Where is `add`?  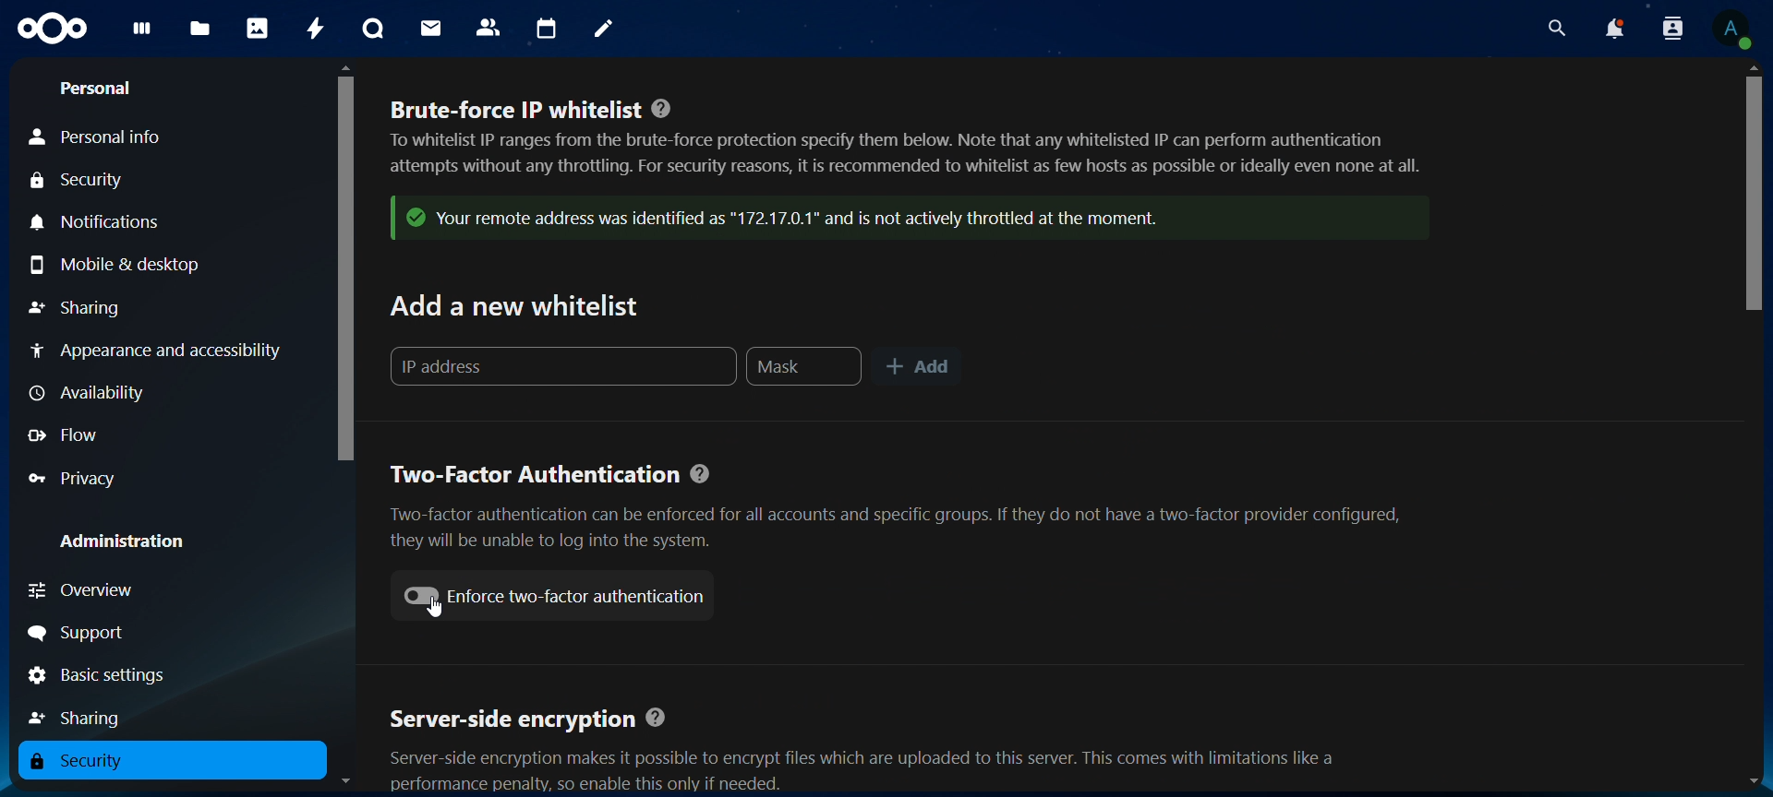 add is located at coordinates (916, 368).